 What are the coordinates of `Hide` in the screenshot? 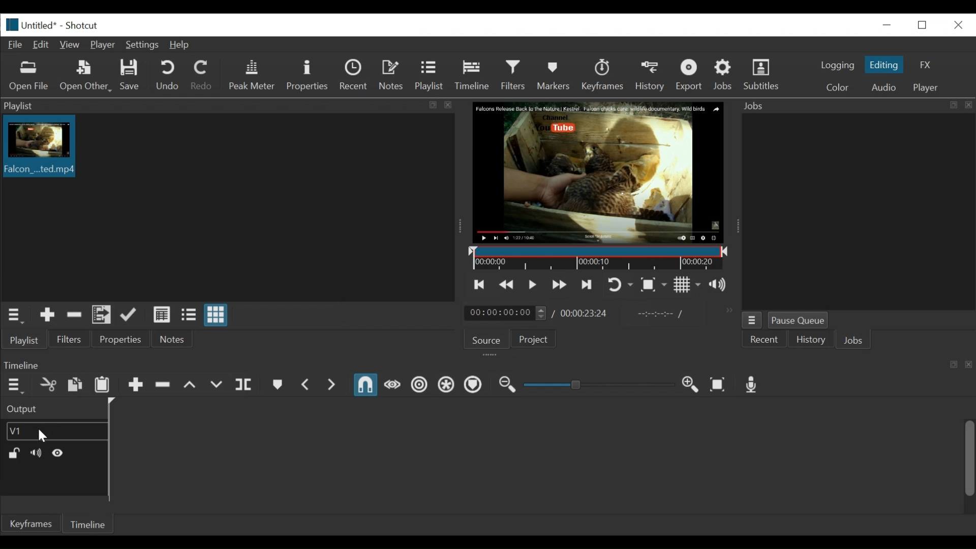 It's located at (59, 452).